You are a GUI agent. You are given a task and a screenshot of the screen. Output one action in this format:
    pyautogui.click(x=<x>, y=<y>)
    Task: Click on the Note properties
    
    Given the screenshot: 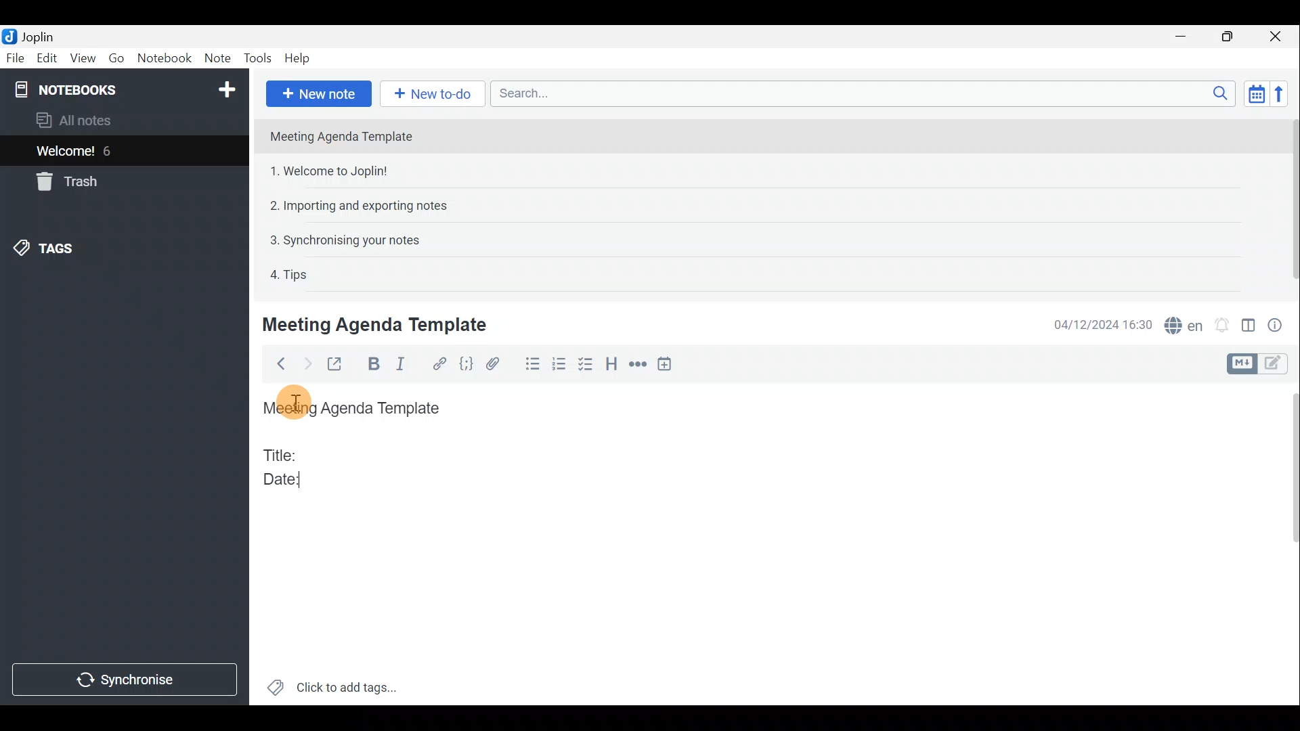 What is the action you would take?
    pyautogui.click(x=1280, y=324)
    